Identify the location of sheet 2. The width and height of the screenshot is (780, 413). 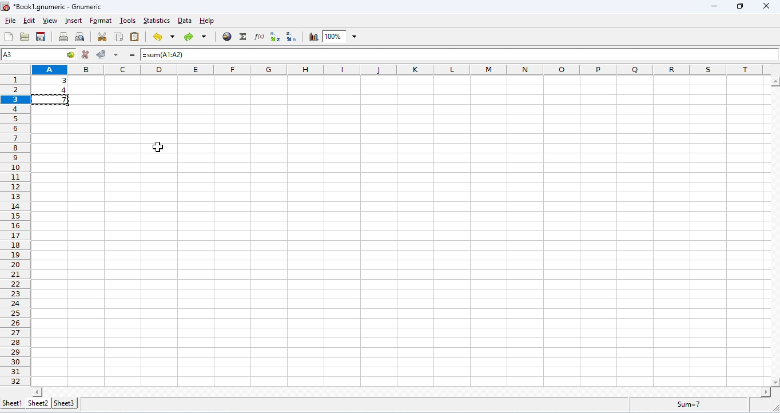
(38, 403).